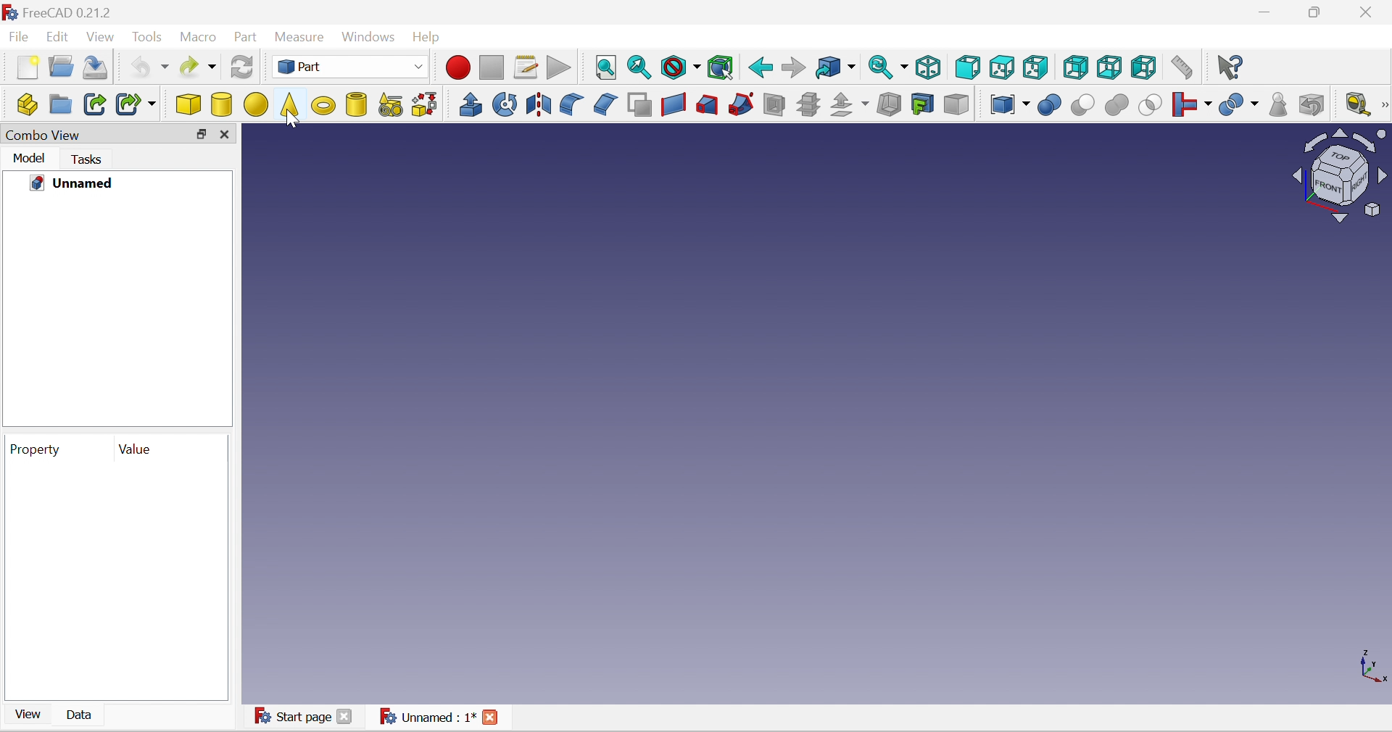 Image resolution: width=1392 pixels, height=732 pixels. Describe the element at coordinates (968, 68) in the screenshot. I see `Front` at that location.